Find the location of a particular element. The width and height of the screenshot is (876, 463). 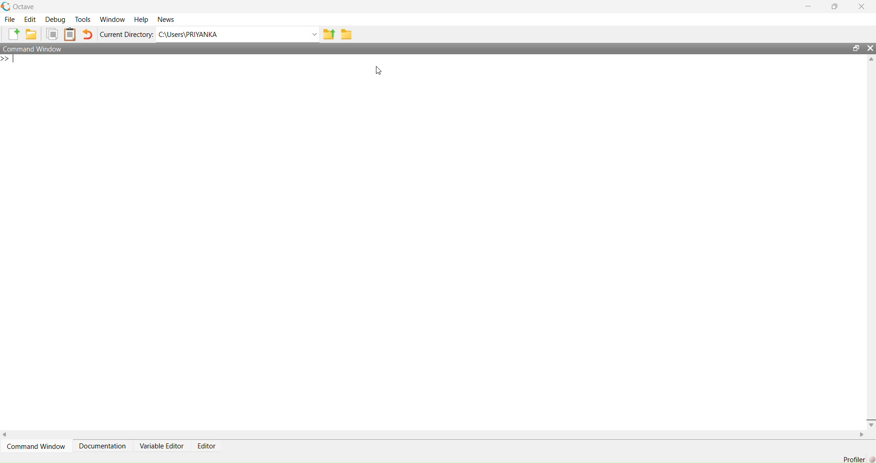

C:\Users\Priyanka is located at coordinates (238, 34).